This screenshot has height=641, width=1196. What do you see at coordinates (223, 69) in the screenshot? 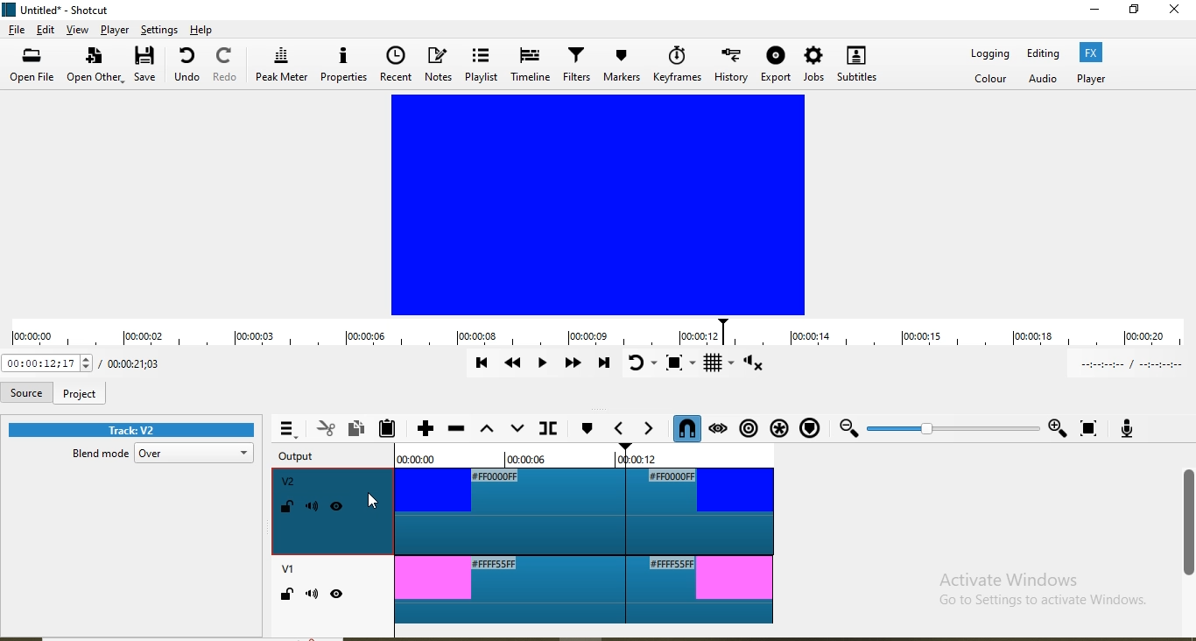
I see `Redo` at bounding box center [223, 69].